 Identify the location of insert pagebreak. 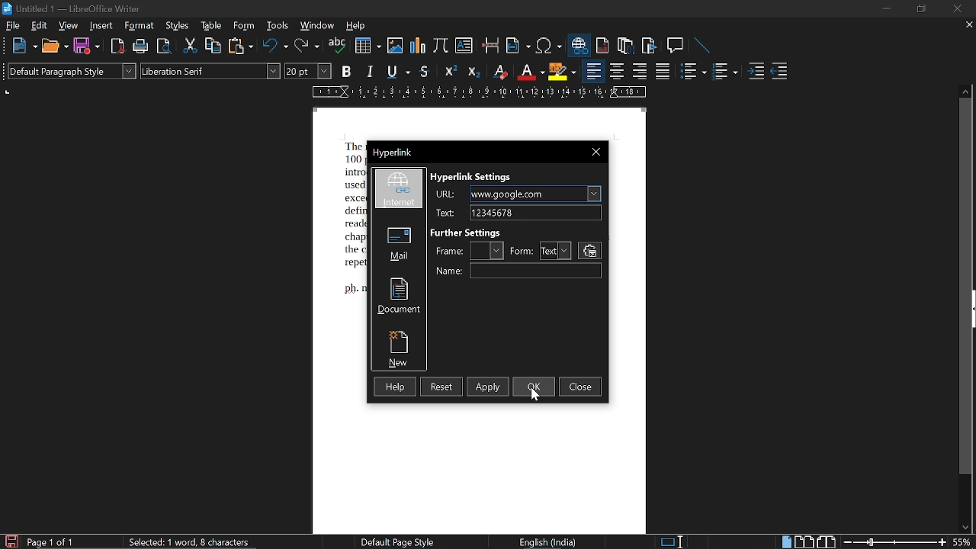
(490, 45).